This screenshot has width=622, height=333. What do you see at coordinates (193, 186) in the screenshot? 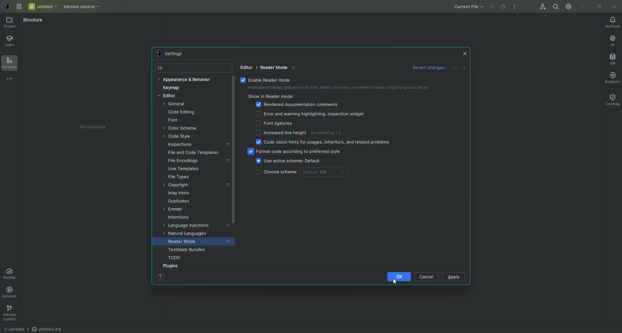
I see `Copyright` at bounding box center [193, 186].